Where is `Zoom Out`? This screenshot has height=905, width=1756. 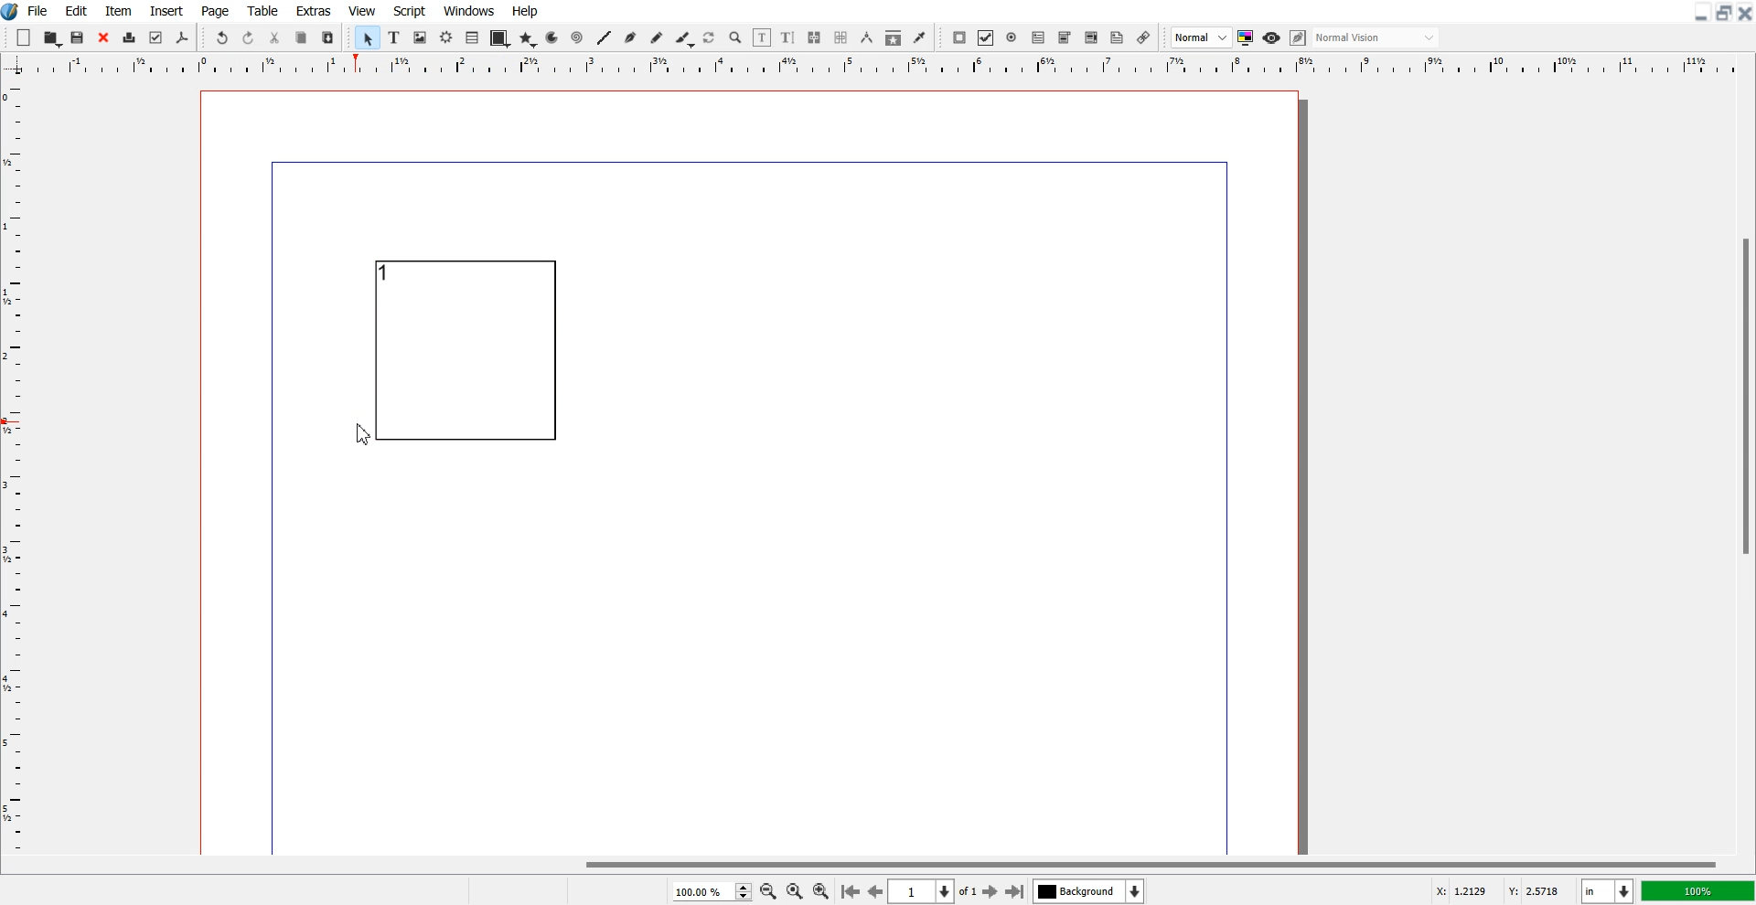 Zoom Out is located at coordinates (769, 892).